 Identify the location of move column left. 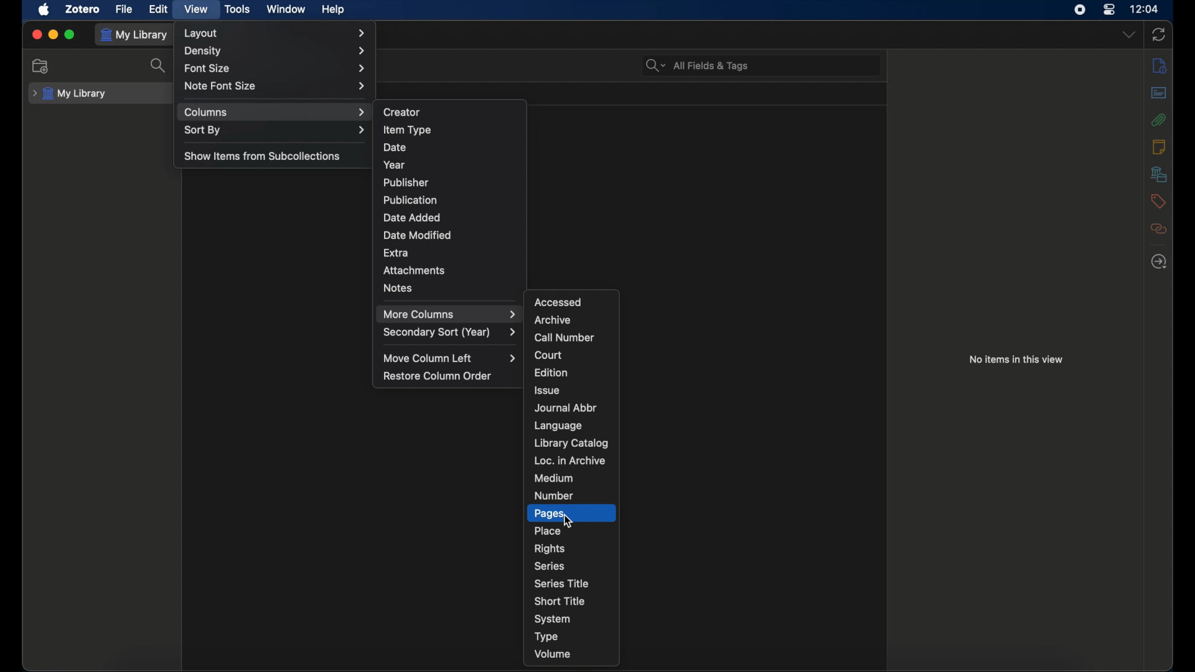
(448, 358).